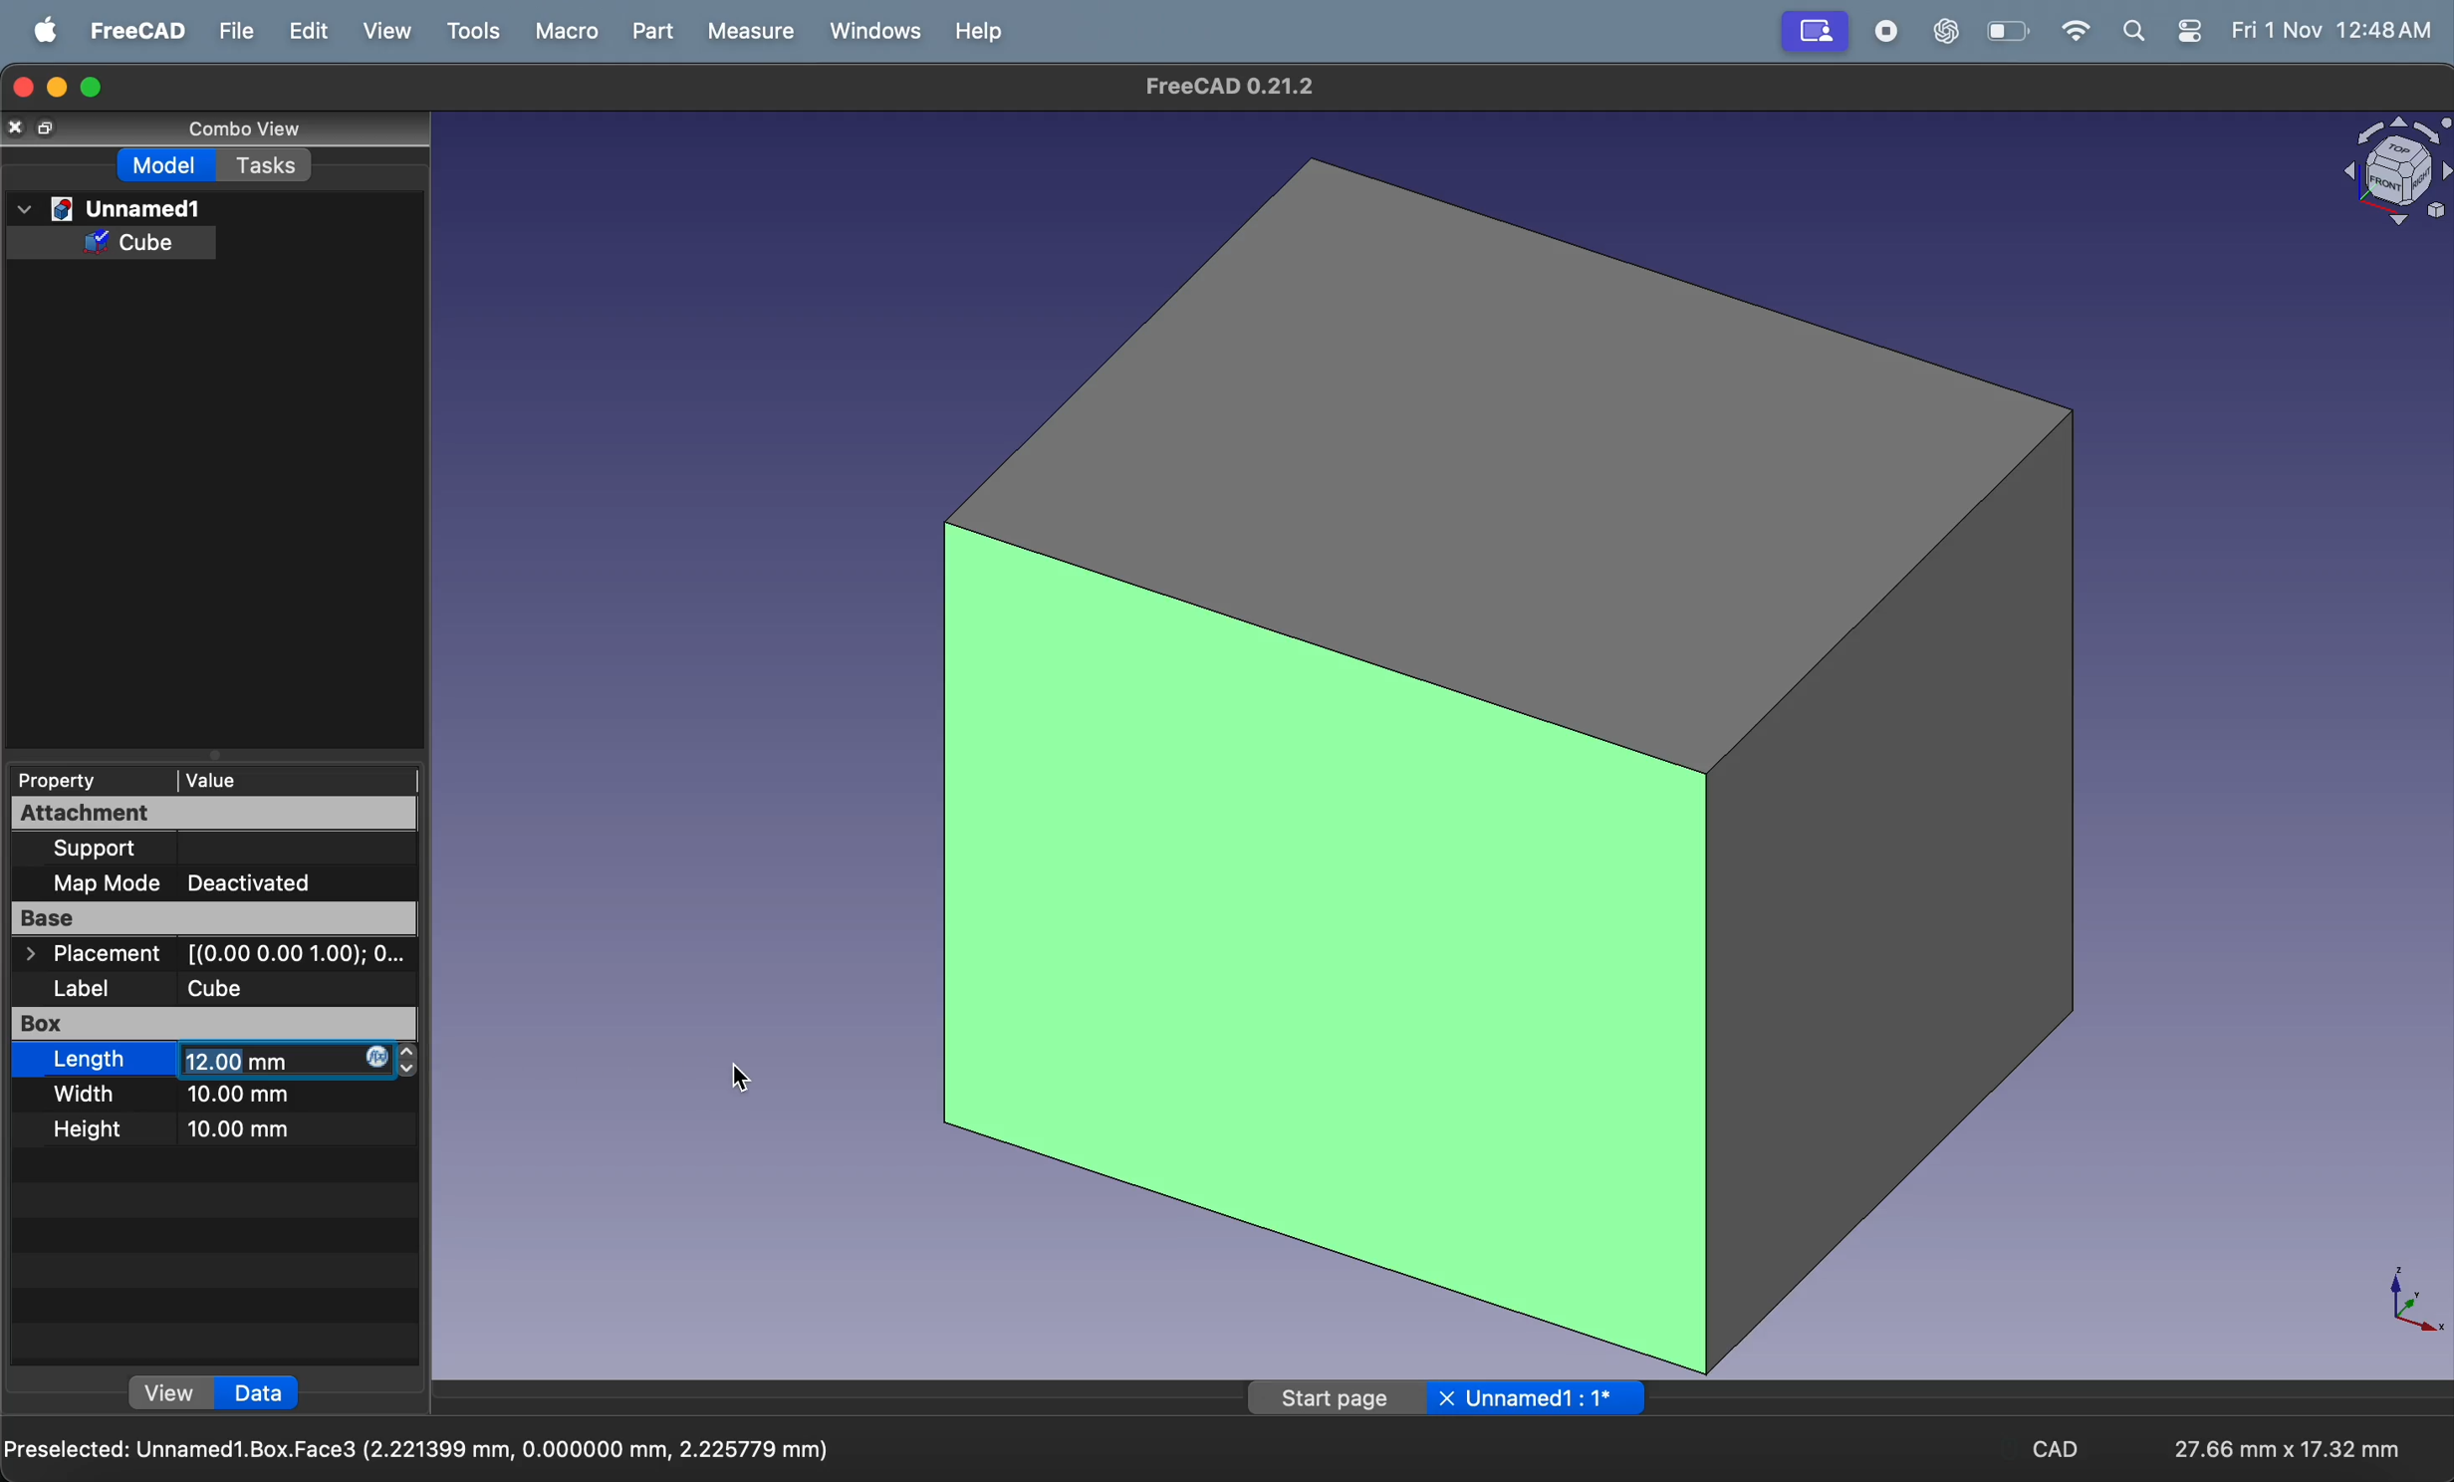  What do you see at coordinates (111, 883) in the screenshot?
I see `map mode` at bounding box center [111, 883].